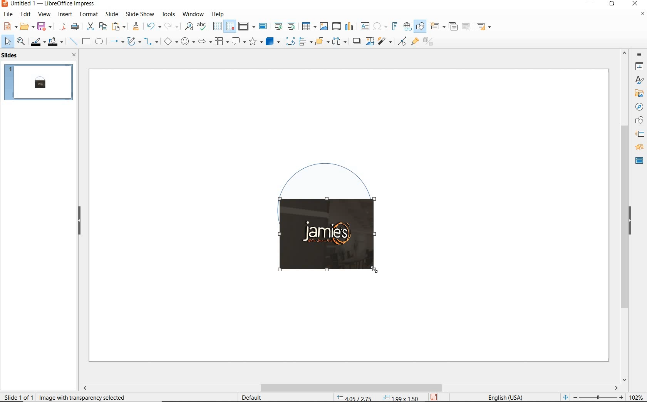 This screenshot has height=402, width=647. Describe the element at coordinates (134, 42) in the screenshot. I see `curves & polygons` at that location.